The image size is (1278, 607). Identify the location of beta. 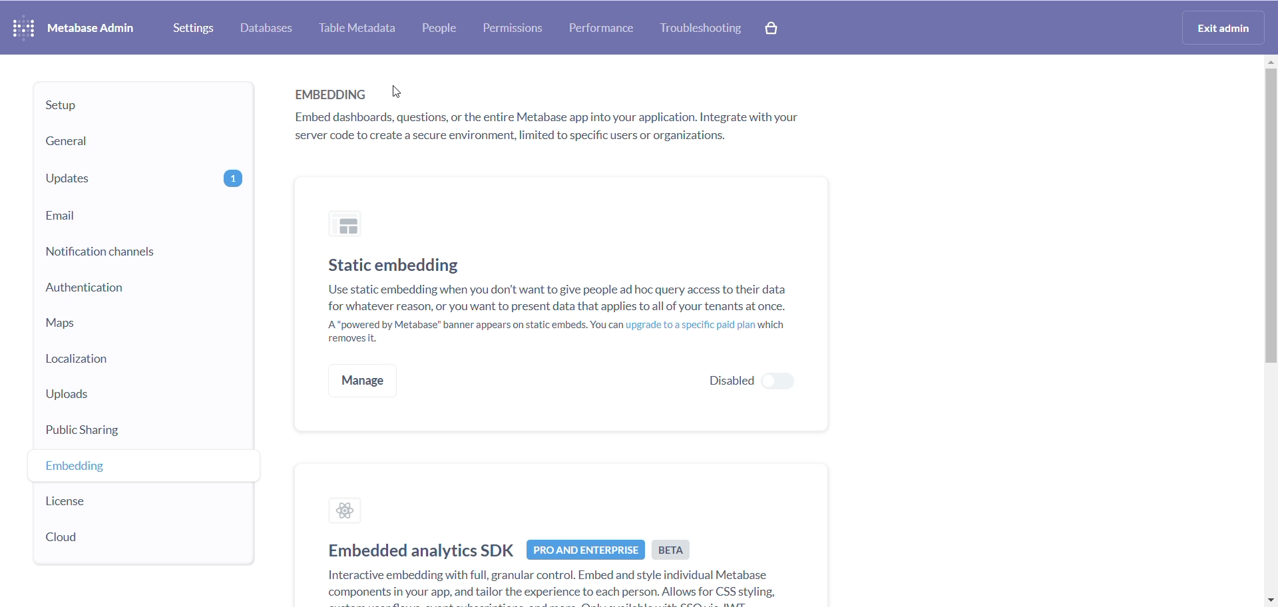
(673, 550).